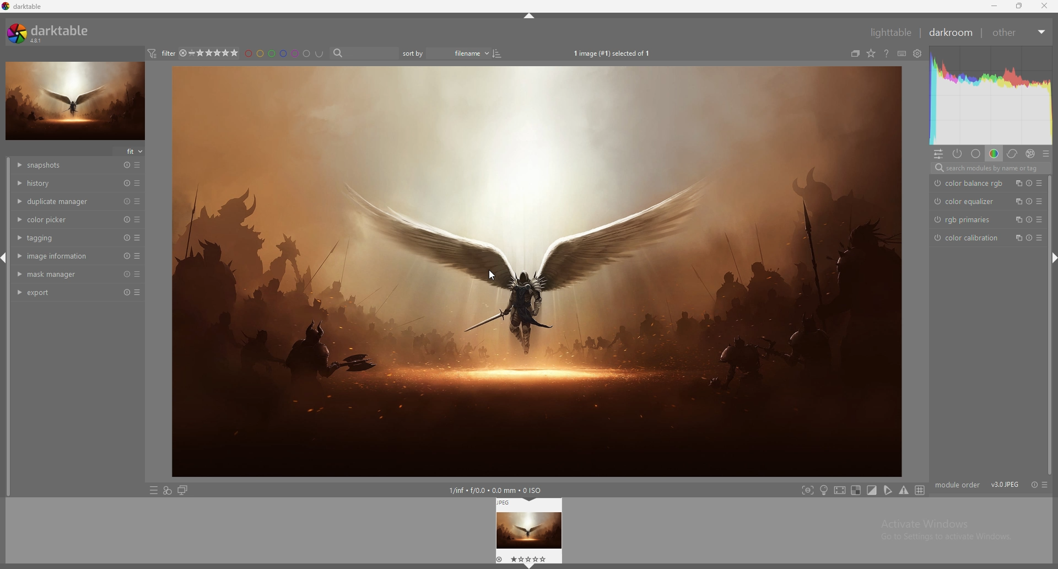 The height and width of the screenshot is (569, 1058). What do you see at coordinates (967, 202) in the screenshot?
I see `color equalizer` at bounding box center [967, 202].